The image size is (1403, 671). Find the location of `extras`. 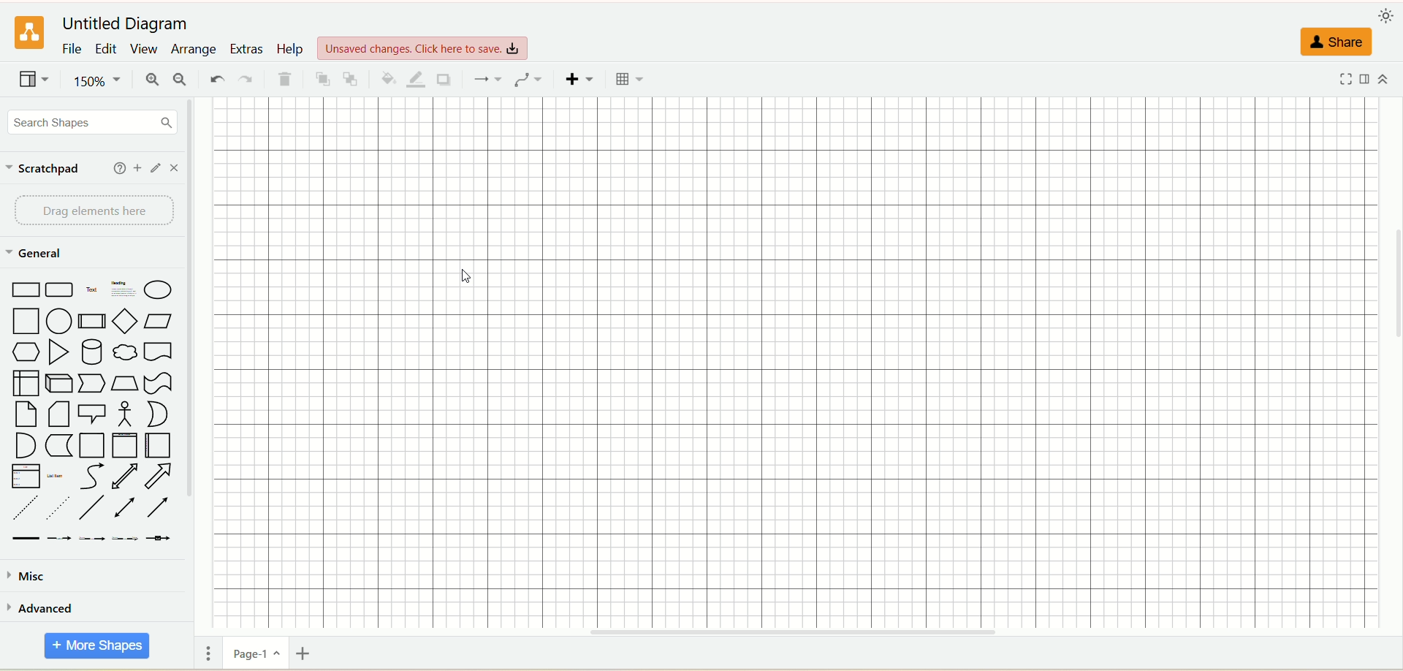

extras is located at coordinates (246, 48).